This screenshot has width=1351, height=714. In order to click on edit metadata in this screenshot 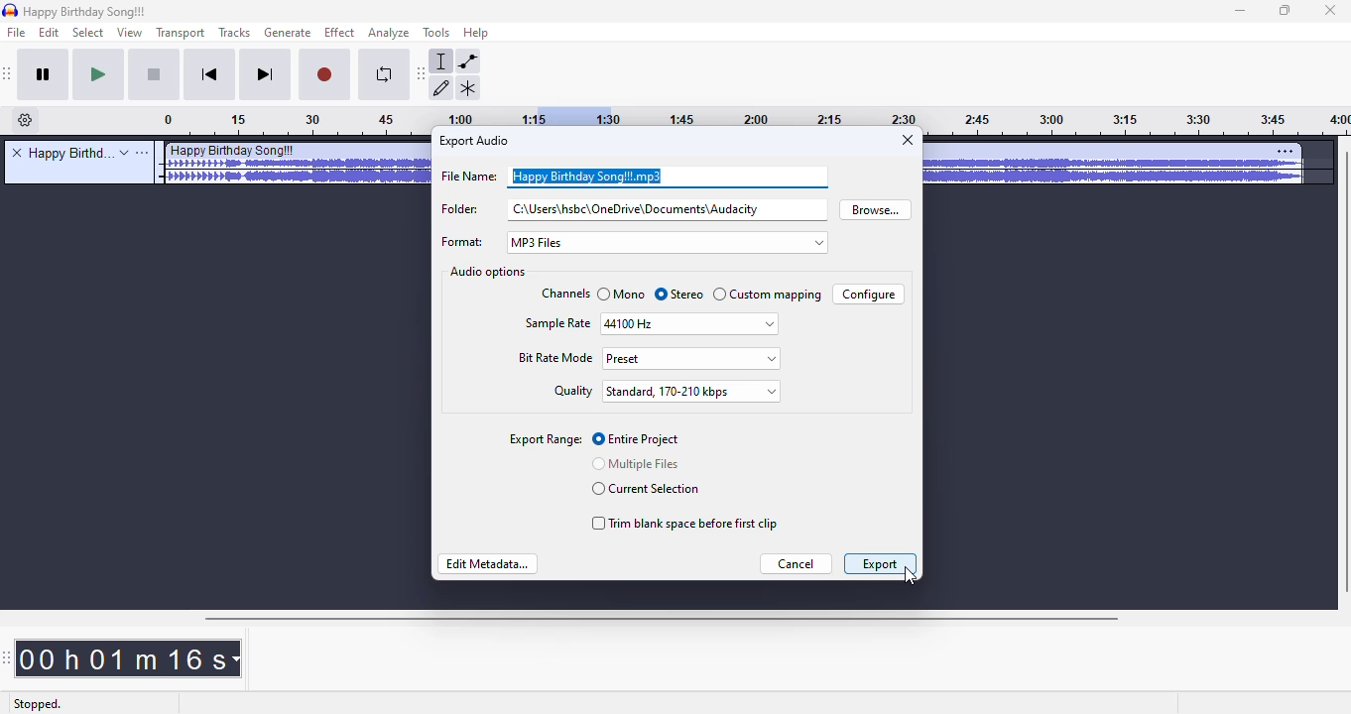, I will do `click(487, 564)`.